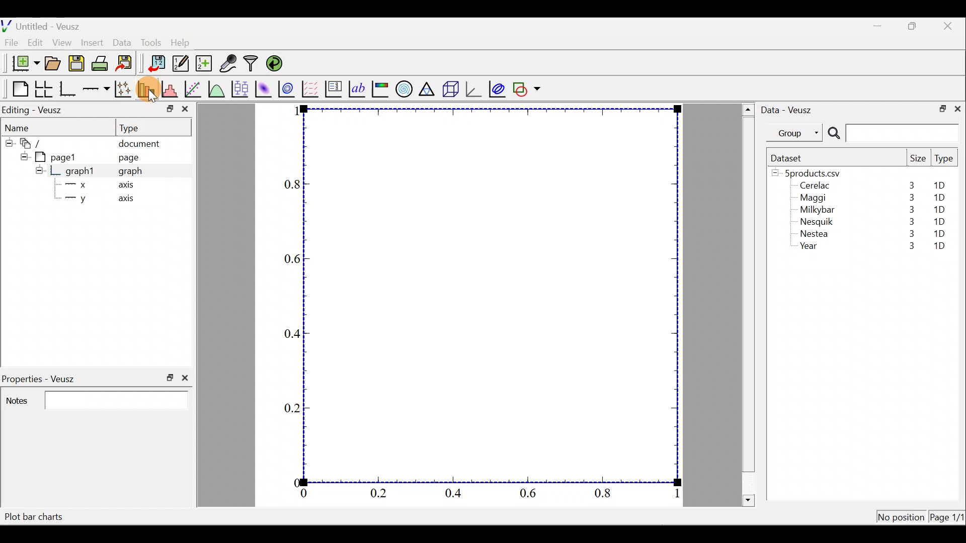  Describe the element at coordinates (288, 335) in the screenshot. I see `04` at that location.